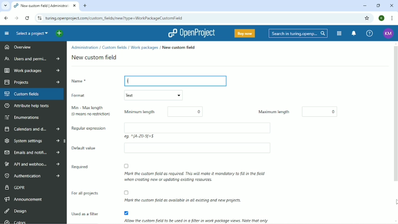  What do you see at coordinates (391, 18) in the screenshot?
I see `Customize and control google chrome` at bounding box center [391, 18].